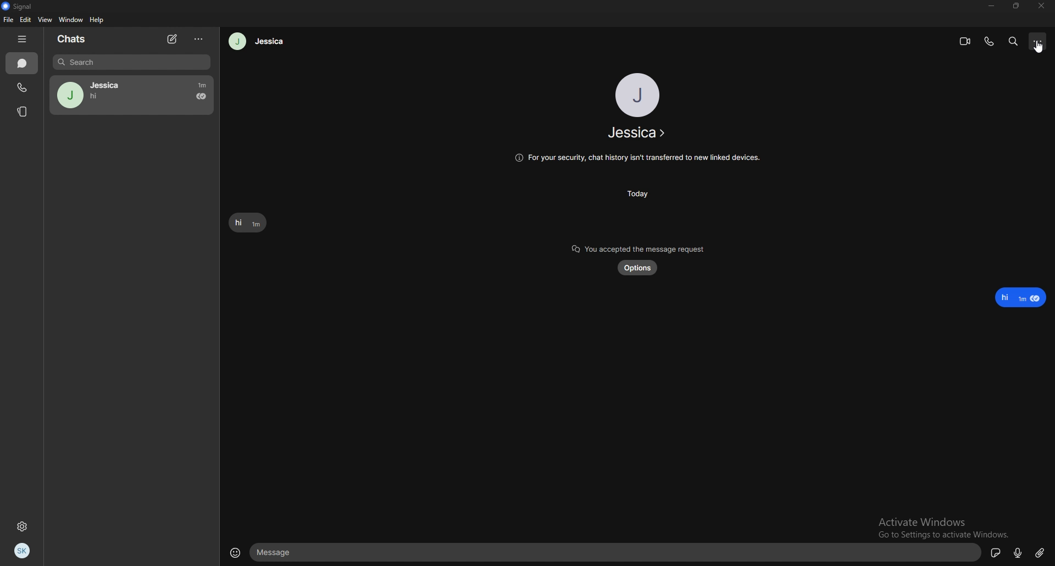 The width and height of the screenshot is (1055, 566). What do you see at coordinates (8, 19) in the screenshot?
I see `File` at bounding box center [8, 19].